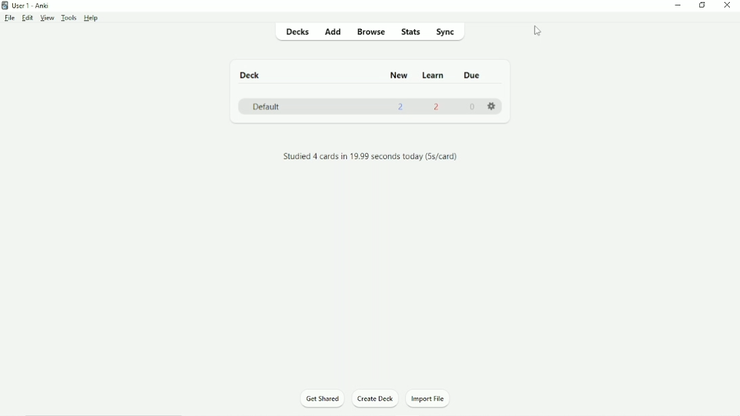 This screenshot has width=740, height=416. What do you see at coordinates (91, 18) in the screenshot?
I see `Help` at bounding box center [91, 18].